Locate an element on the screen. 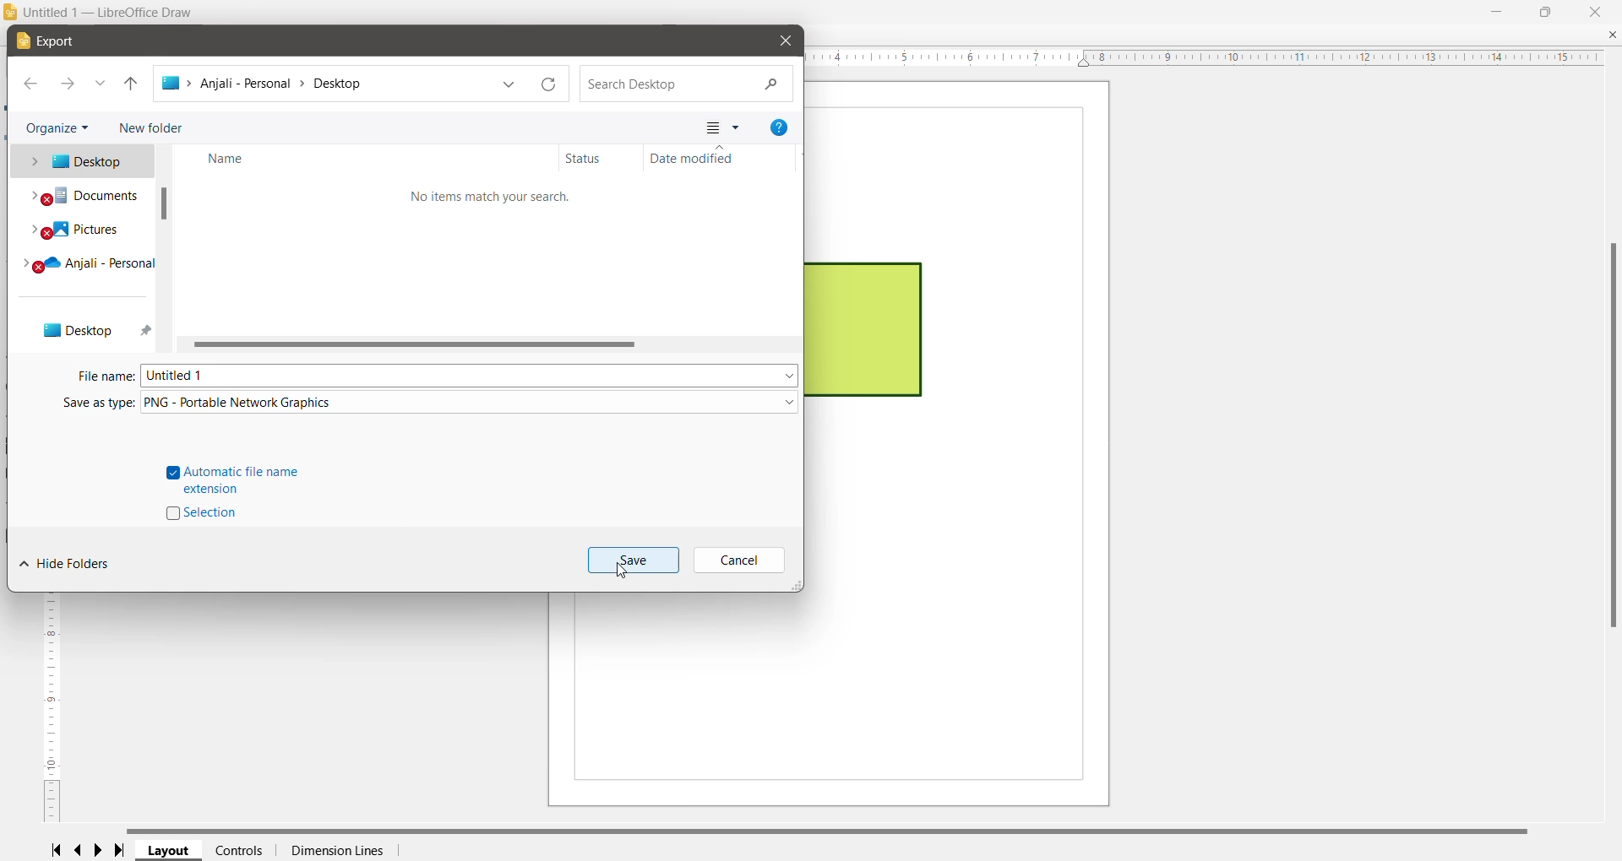  Save as type is located at coordinates (99, 403).